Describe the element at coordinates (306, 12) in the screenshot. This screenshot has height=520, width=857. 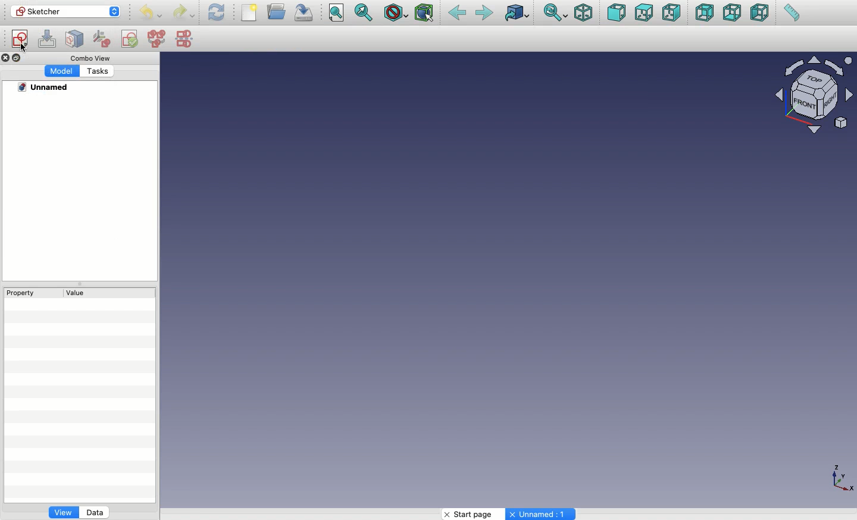
I see `Save` at that location.